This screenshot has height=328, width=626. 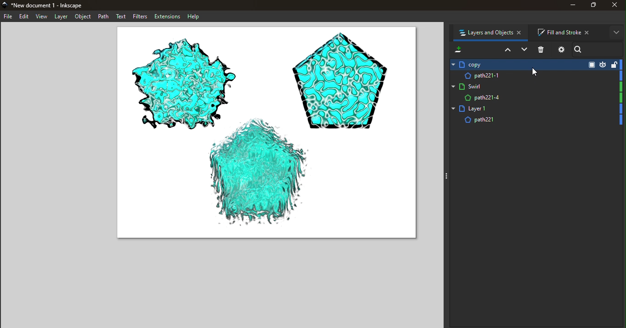 I want to click on View, so click(x=43, y=17).